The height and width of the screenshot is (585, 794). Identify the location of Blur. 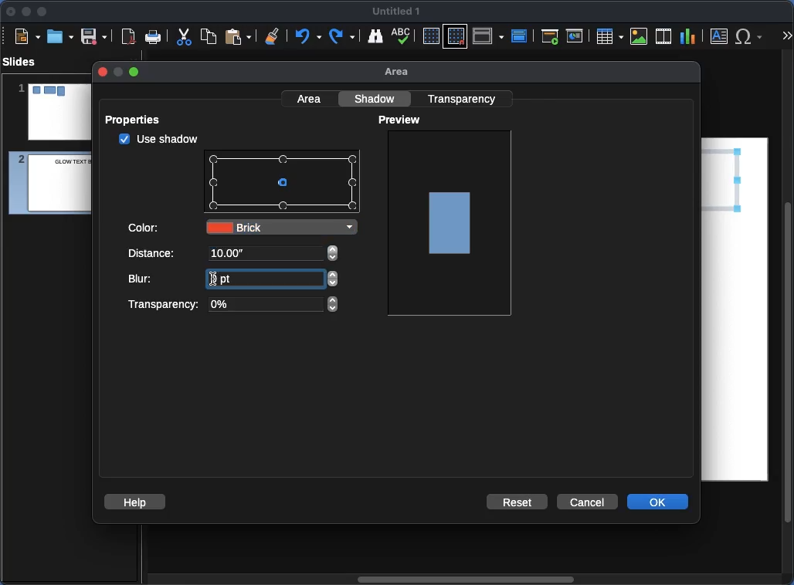
(234, 280).